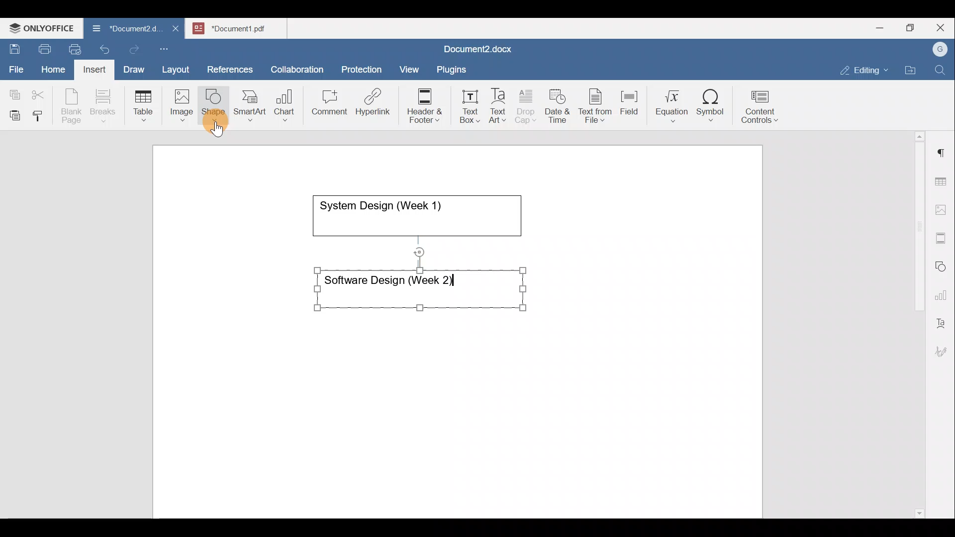 The height and width of the screenshot is (537, 955). I want to click on Cut, so click(42, 92).